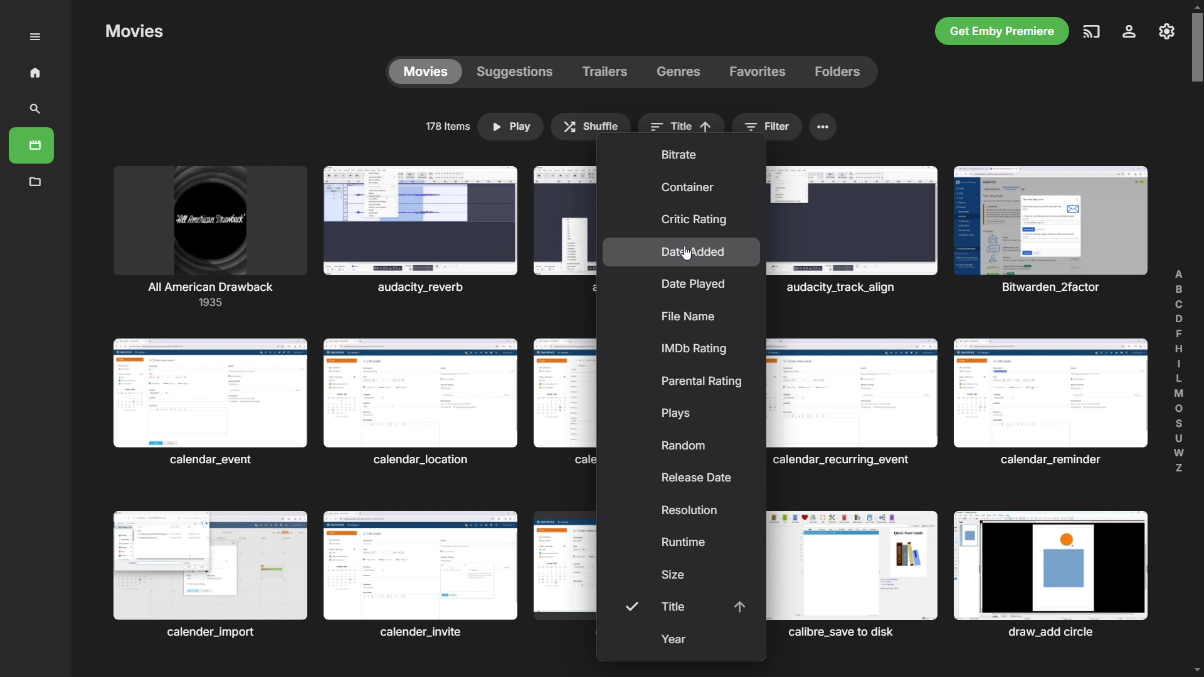  I want to click on sort by, so click(681, 122).